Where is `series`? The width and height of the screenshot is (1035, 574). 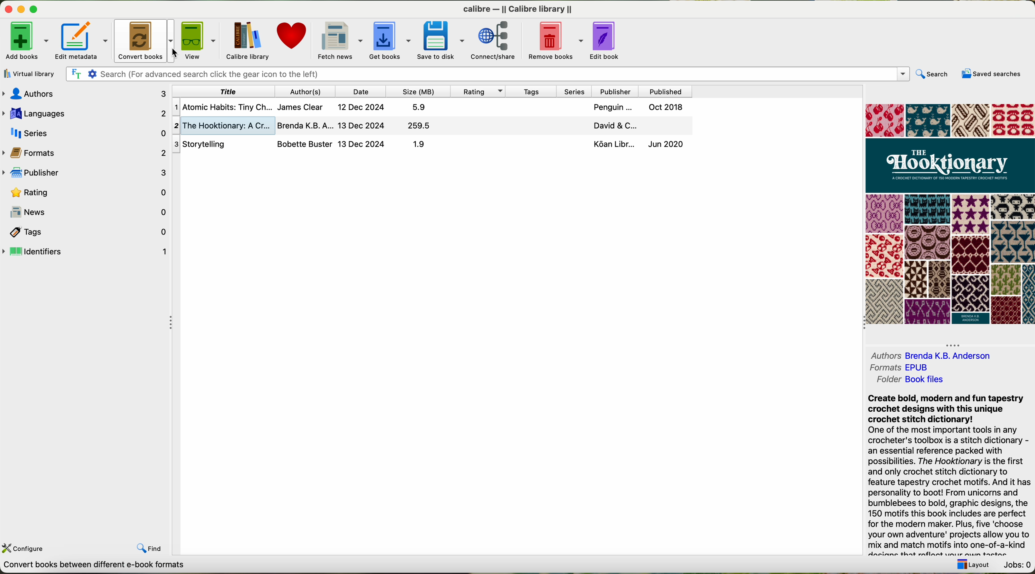
series is located at coordinates (576, 92).